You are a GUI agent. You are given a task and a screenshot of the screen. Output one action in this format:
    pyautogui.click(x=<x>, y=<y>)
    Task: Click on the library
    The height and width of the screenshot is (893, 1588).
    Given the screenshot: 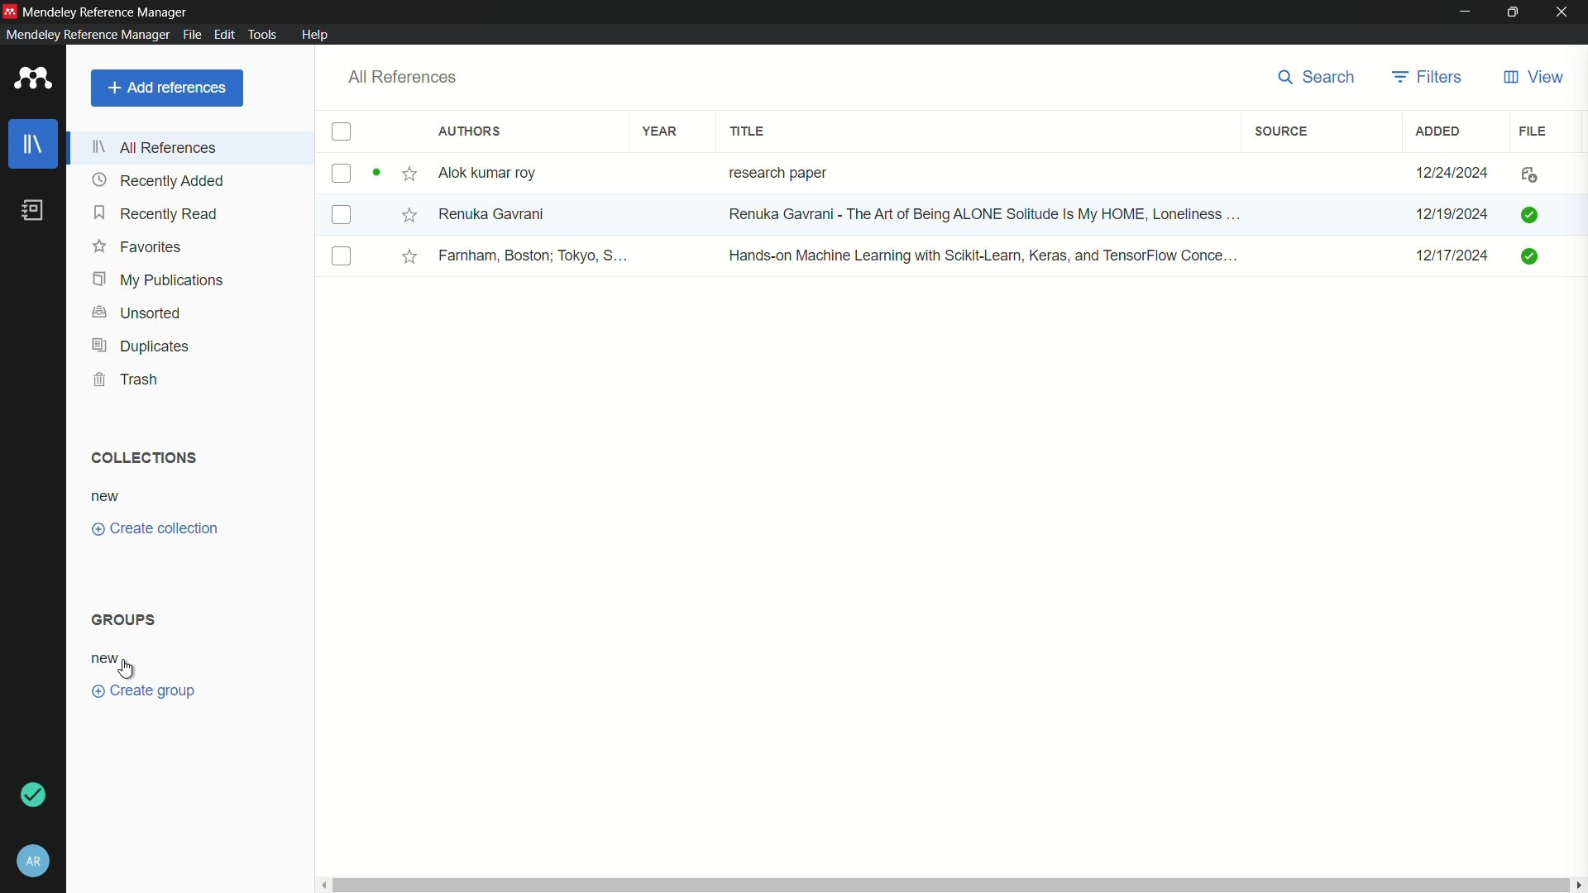 What is the action you would take?
    pyautogui.click(x=36, y=145)
    